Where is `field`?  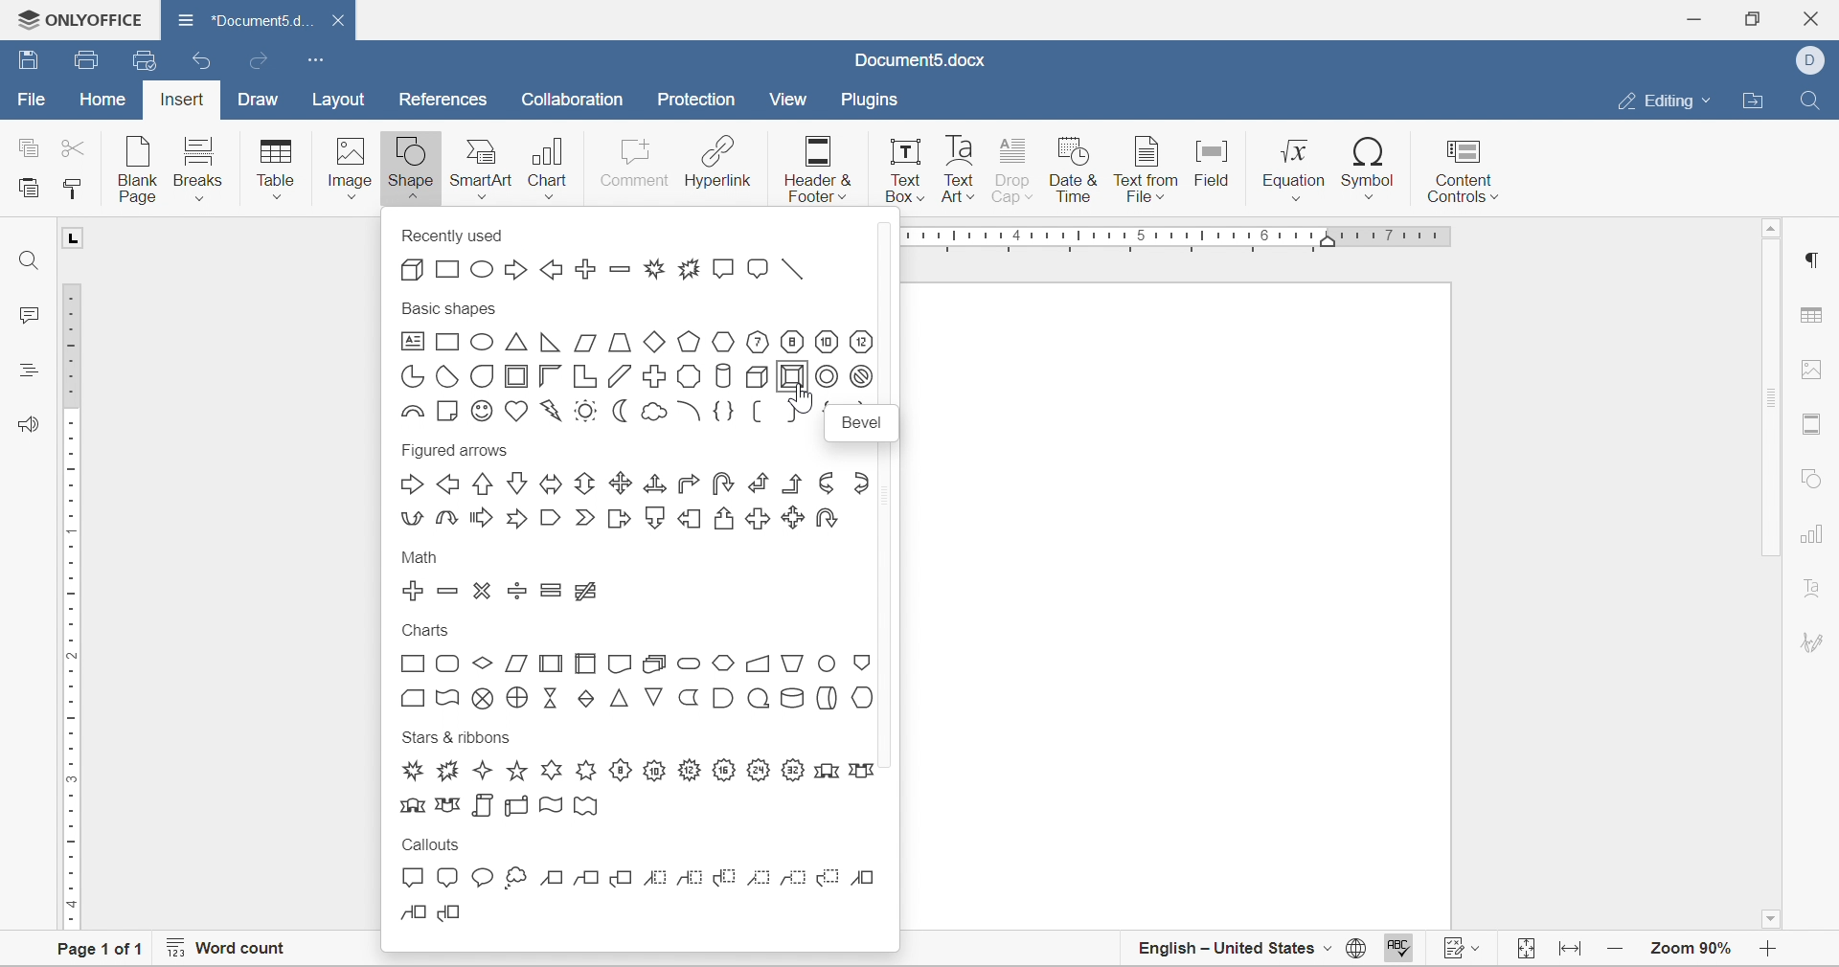
field is located at coordinates (1217, 163).